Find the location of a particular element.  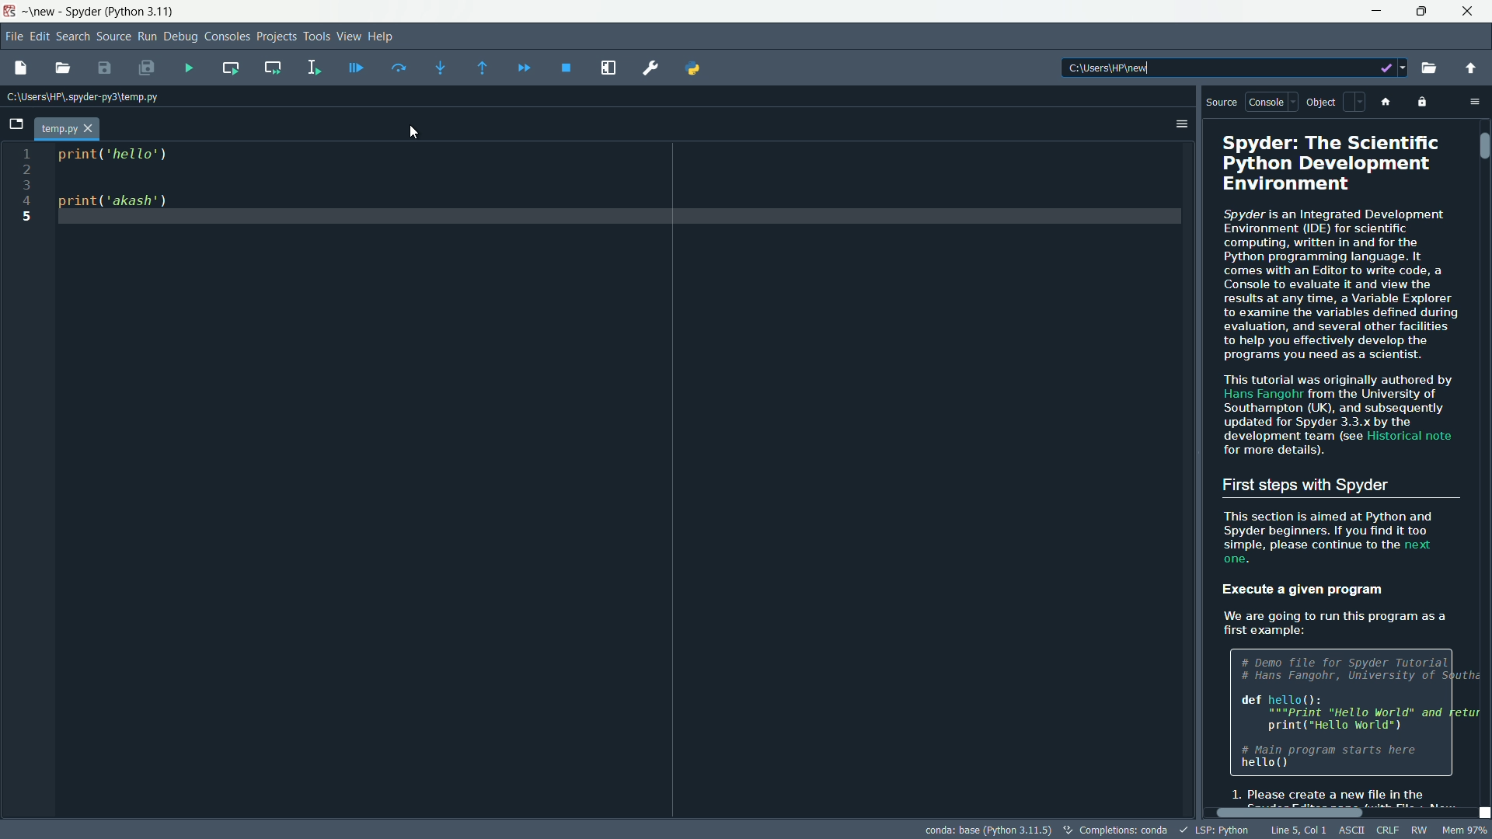

debug menu is located at coordinates (180, 37).